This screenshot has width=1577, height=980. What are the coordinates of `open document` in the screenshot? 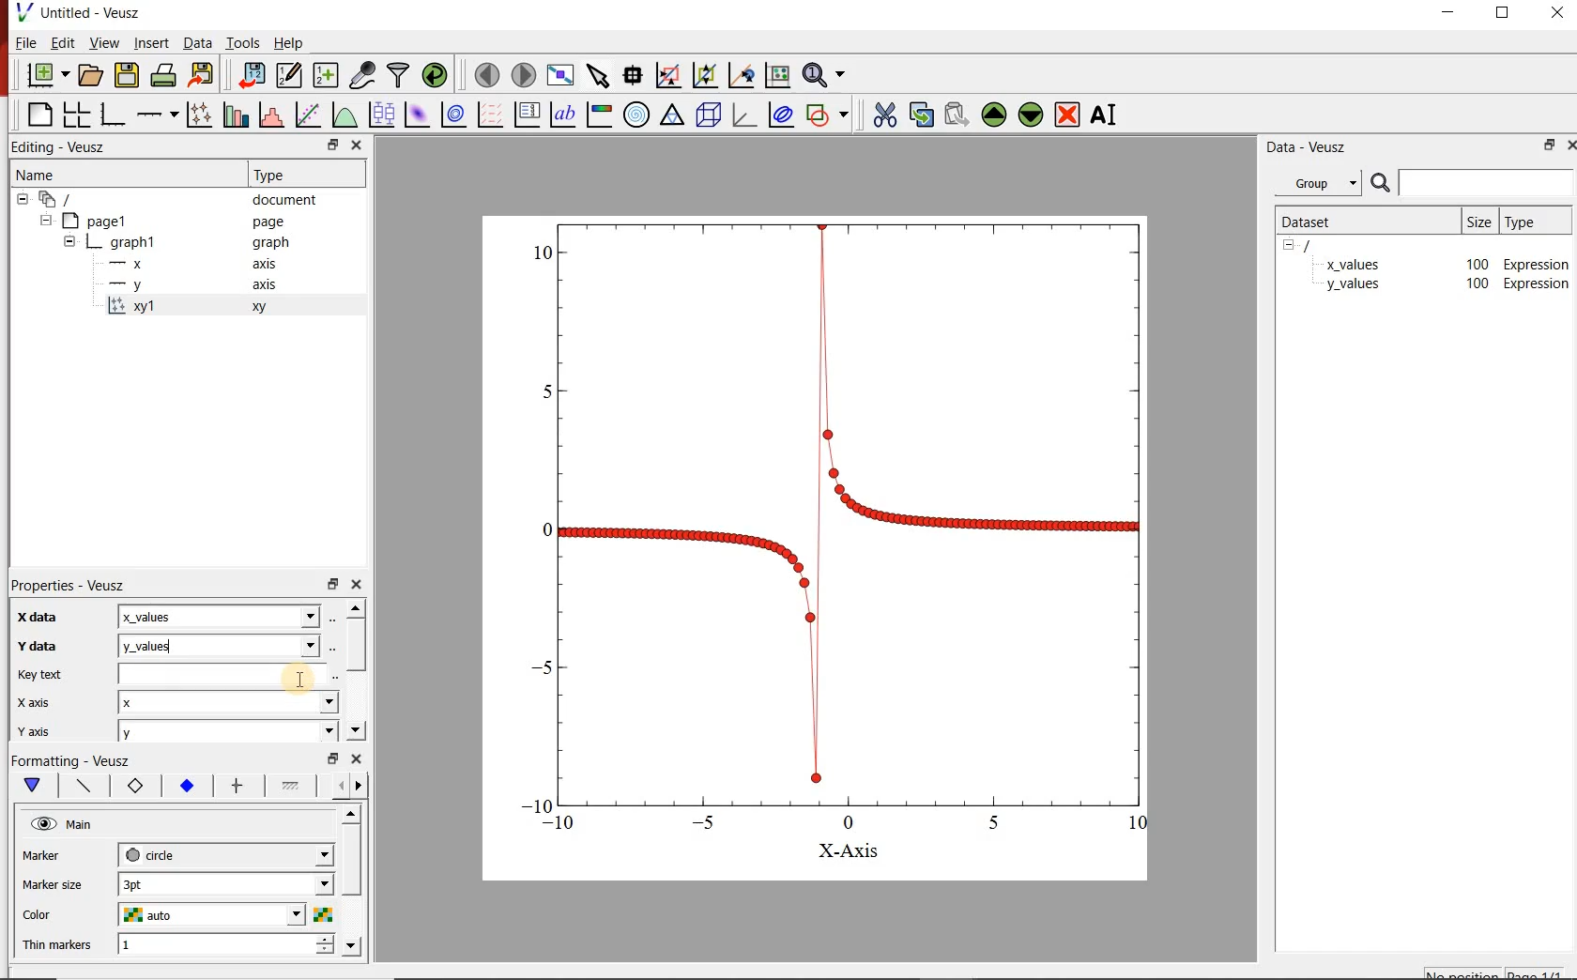 It's located at (92, 74).